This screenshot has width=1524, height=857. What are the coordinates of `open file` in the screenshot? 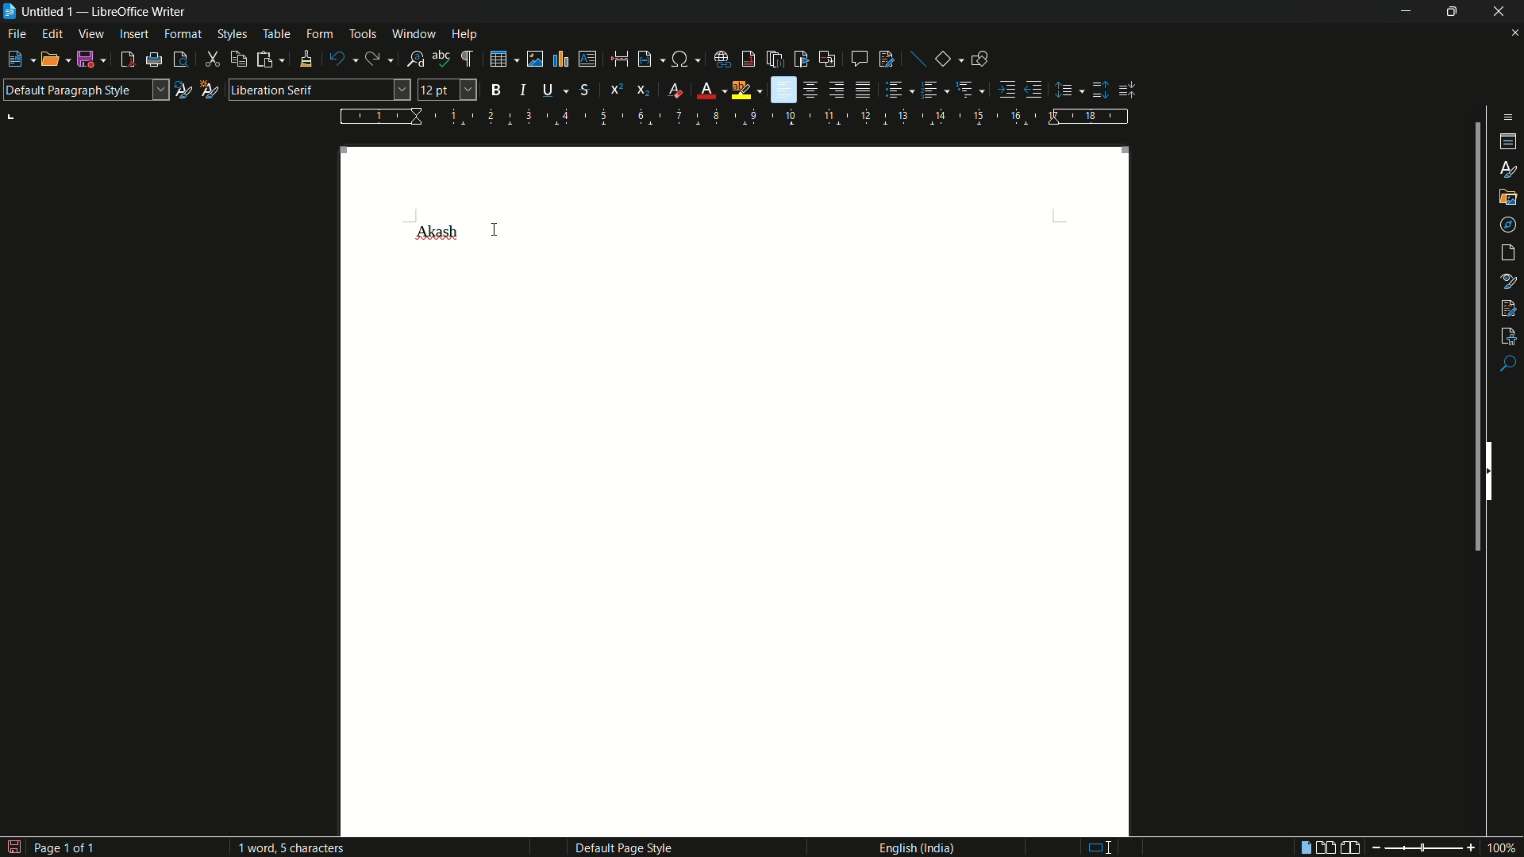 It's located at (46, 60).